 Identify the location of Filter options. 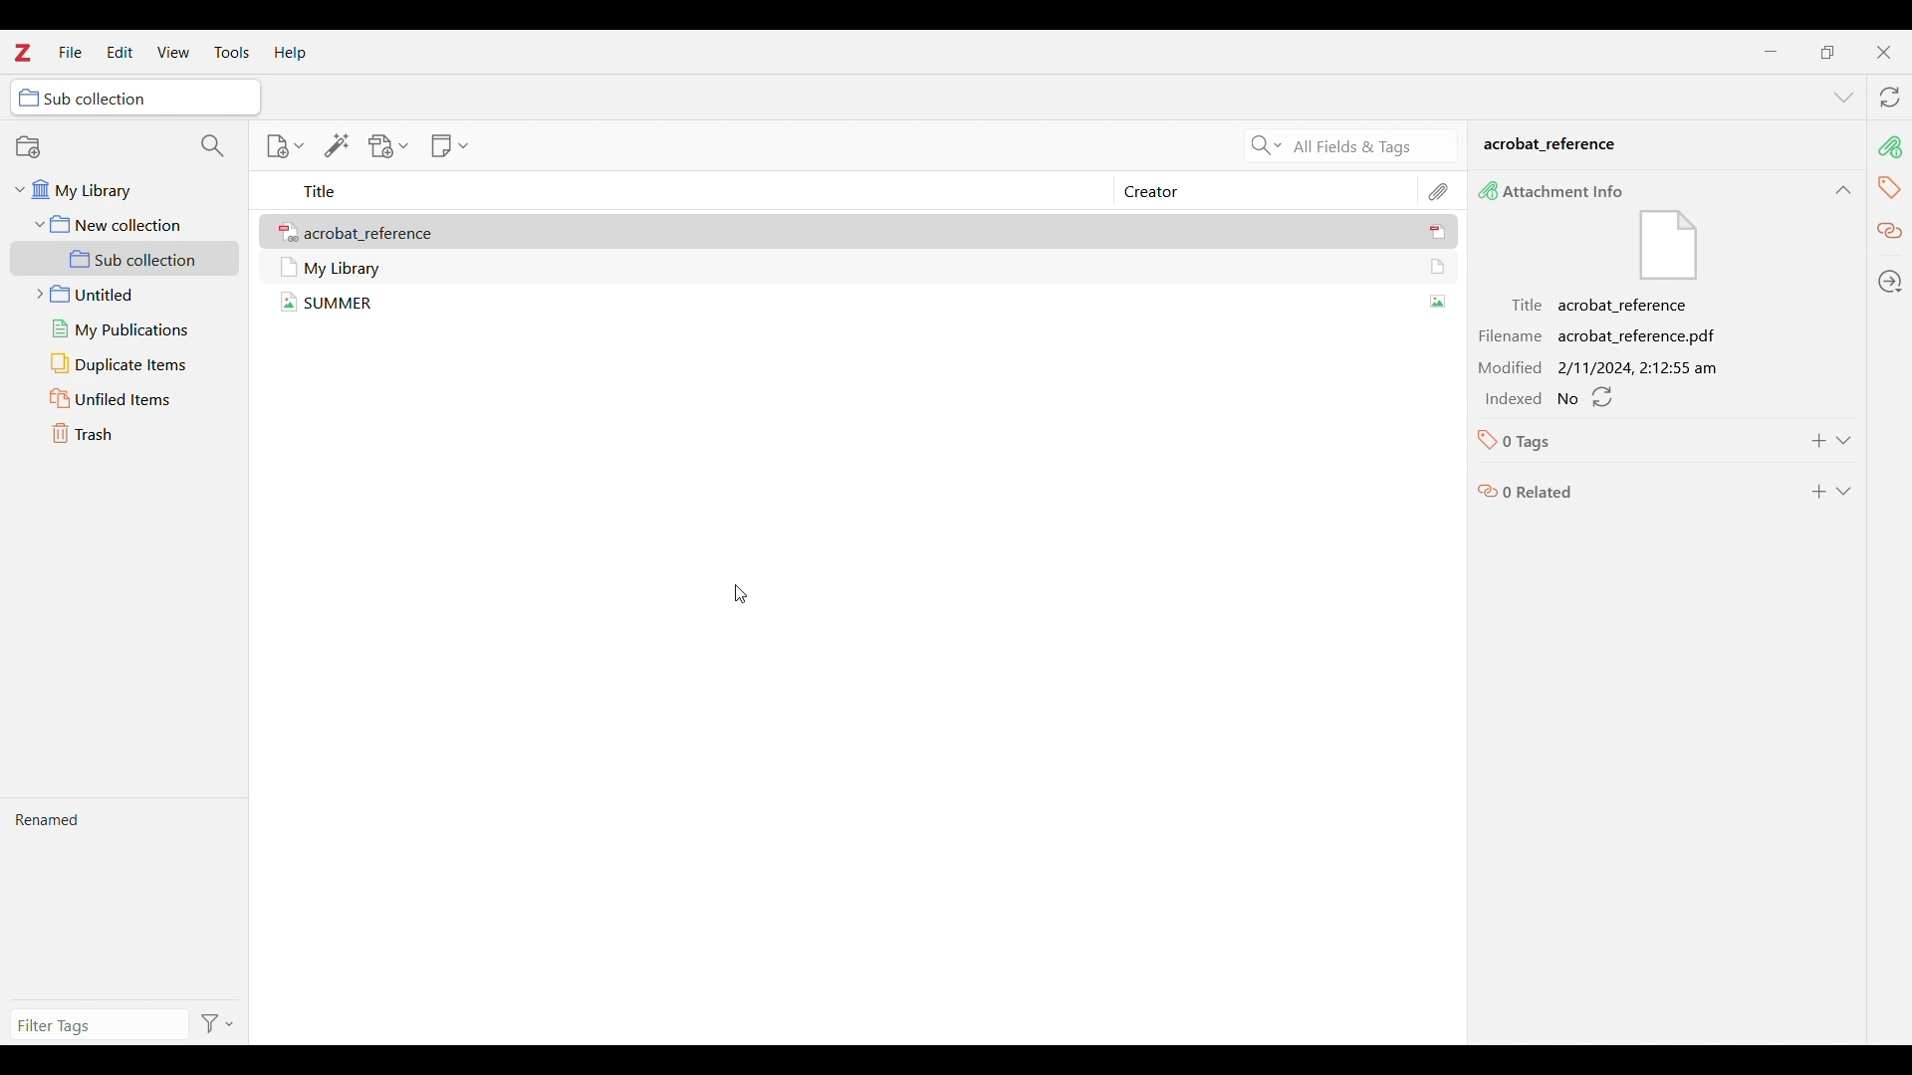
(218, 1022).